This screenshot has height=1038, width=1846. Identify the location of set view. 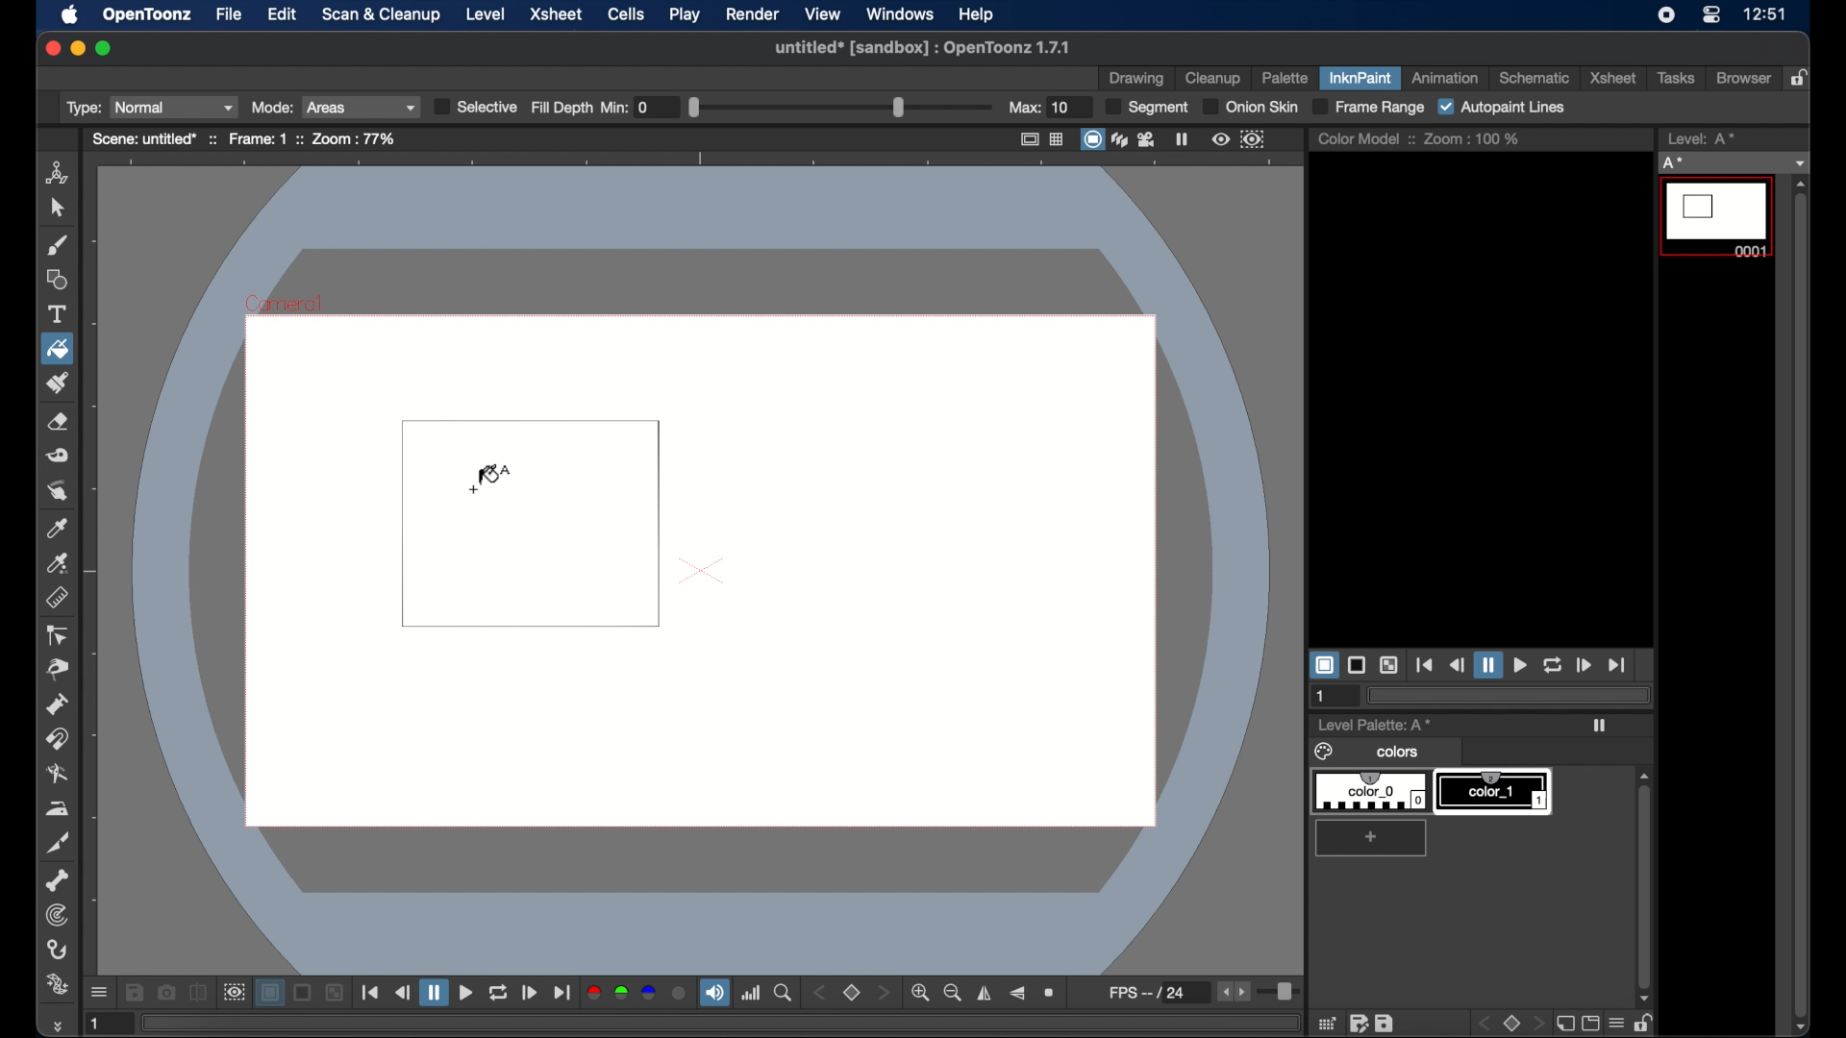
(852, 994).